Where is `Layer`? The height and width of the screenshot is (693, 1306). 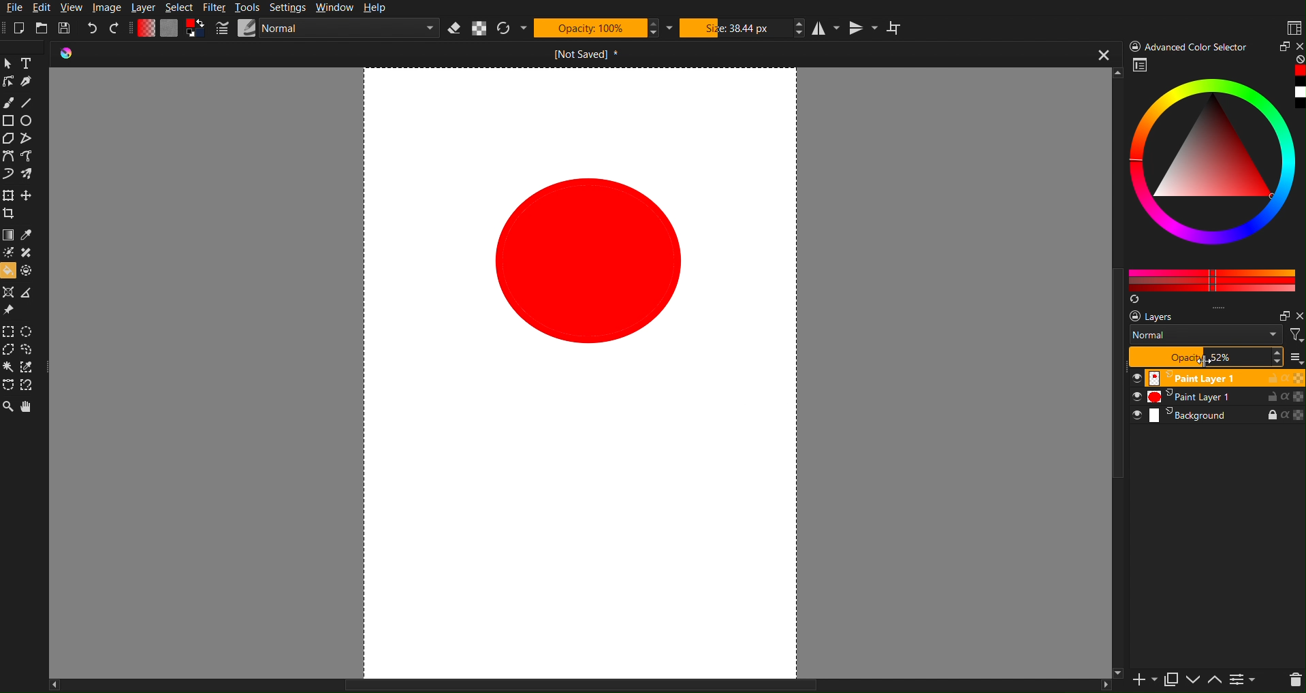 Layer is located at coordinates (144, 8).